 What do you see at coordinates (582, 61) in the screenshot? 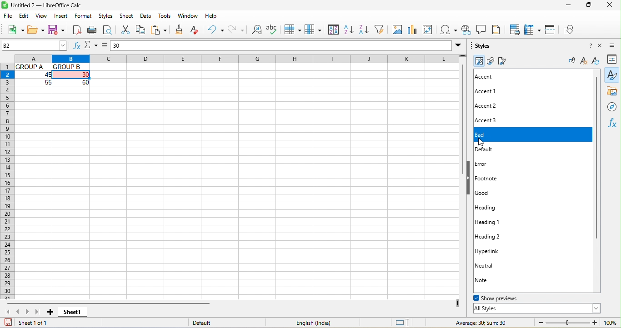
I see `new style` at bounding box center [582, 61].